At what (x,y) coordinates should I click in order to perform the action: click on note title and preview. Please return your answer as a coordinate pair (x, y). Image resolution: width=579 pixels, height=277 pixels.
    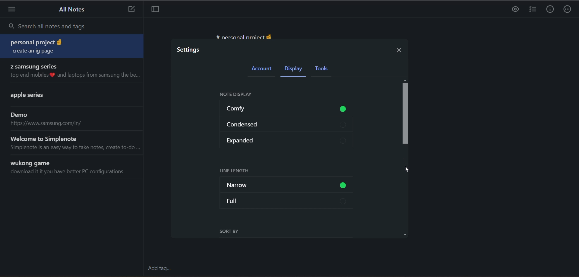
    Looking at the image, I should click on (73, 47).